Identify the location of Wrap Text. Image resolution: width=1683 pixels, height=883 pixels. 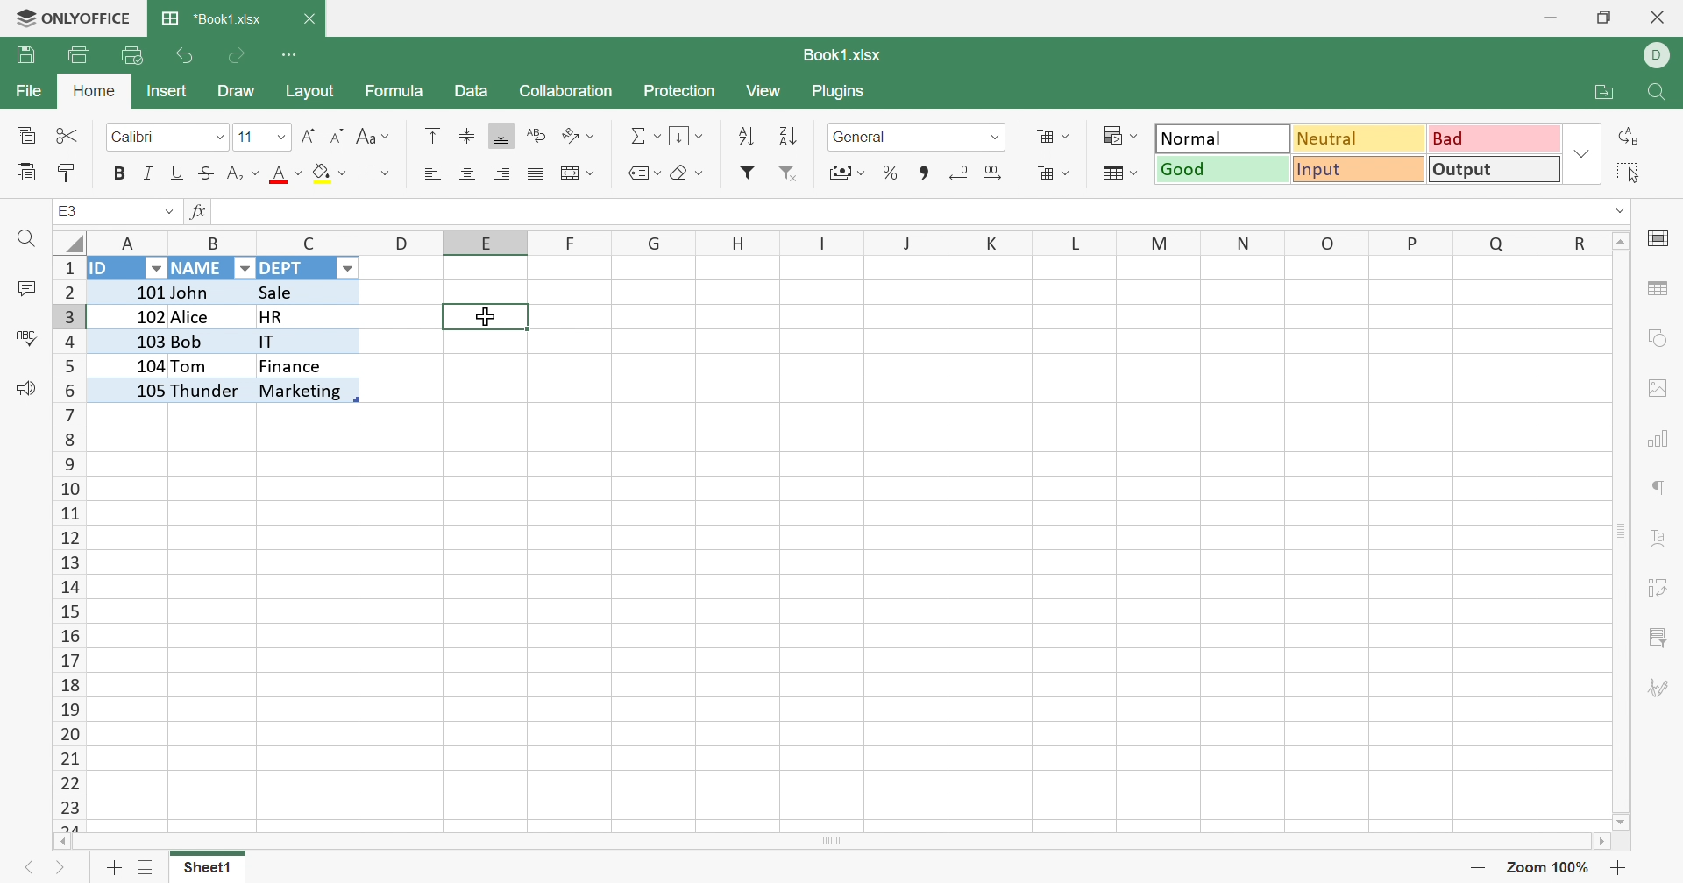
(538, 135).